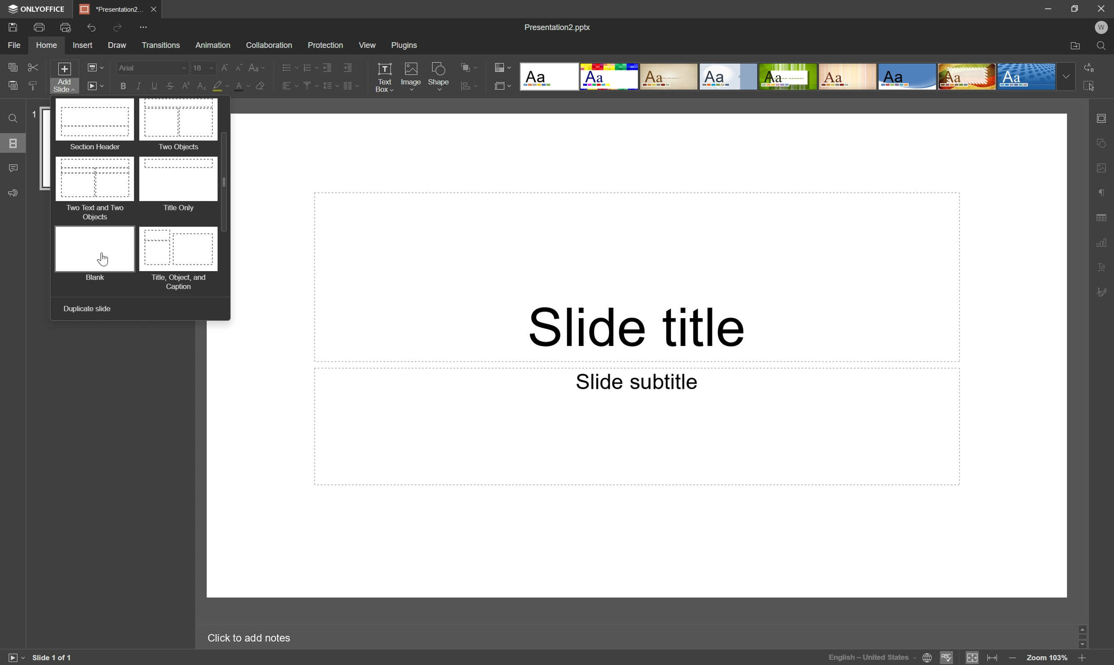 The image size is (1114, 665). Describe the element at coordinates (53, 656) in the screenshot. I see `Slide 1 of 1` at that location.